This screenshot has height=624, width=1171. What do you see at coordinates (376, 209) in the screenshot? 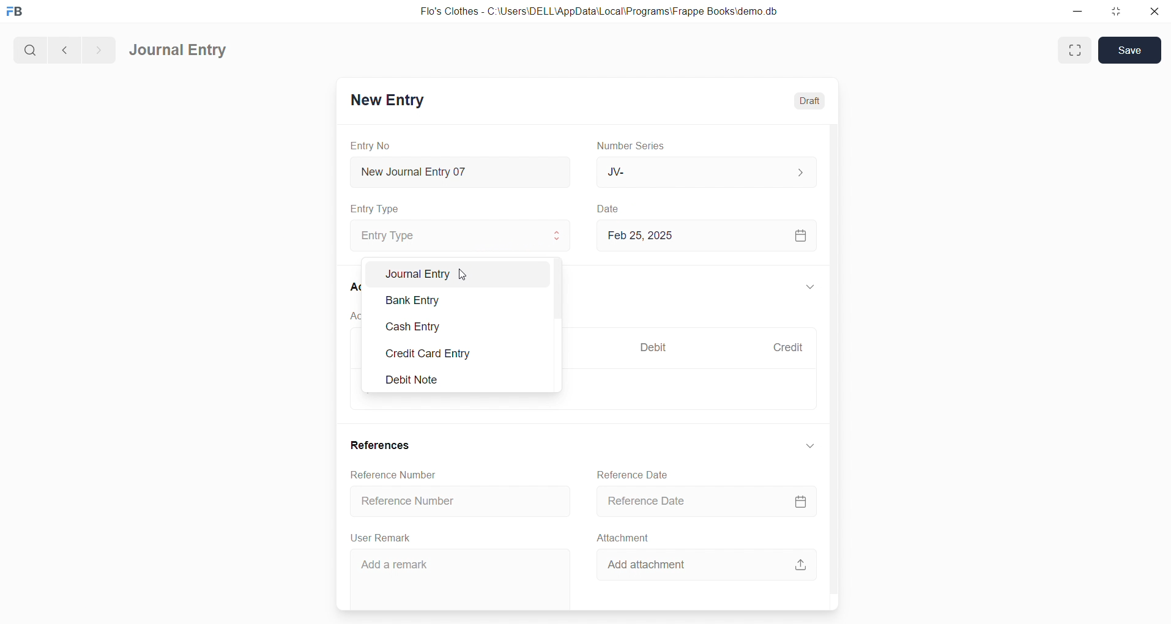
I see `Entry Type` at bounding box center [376, 209].